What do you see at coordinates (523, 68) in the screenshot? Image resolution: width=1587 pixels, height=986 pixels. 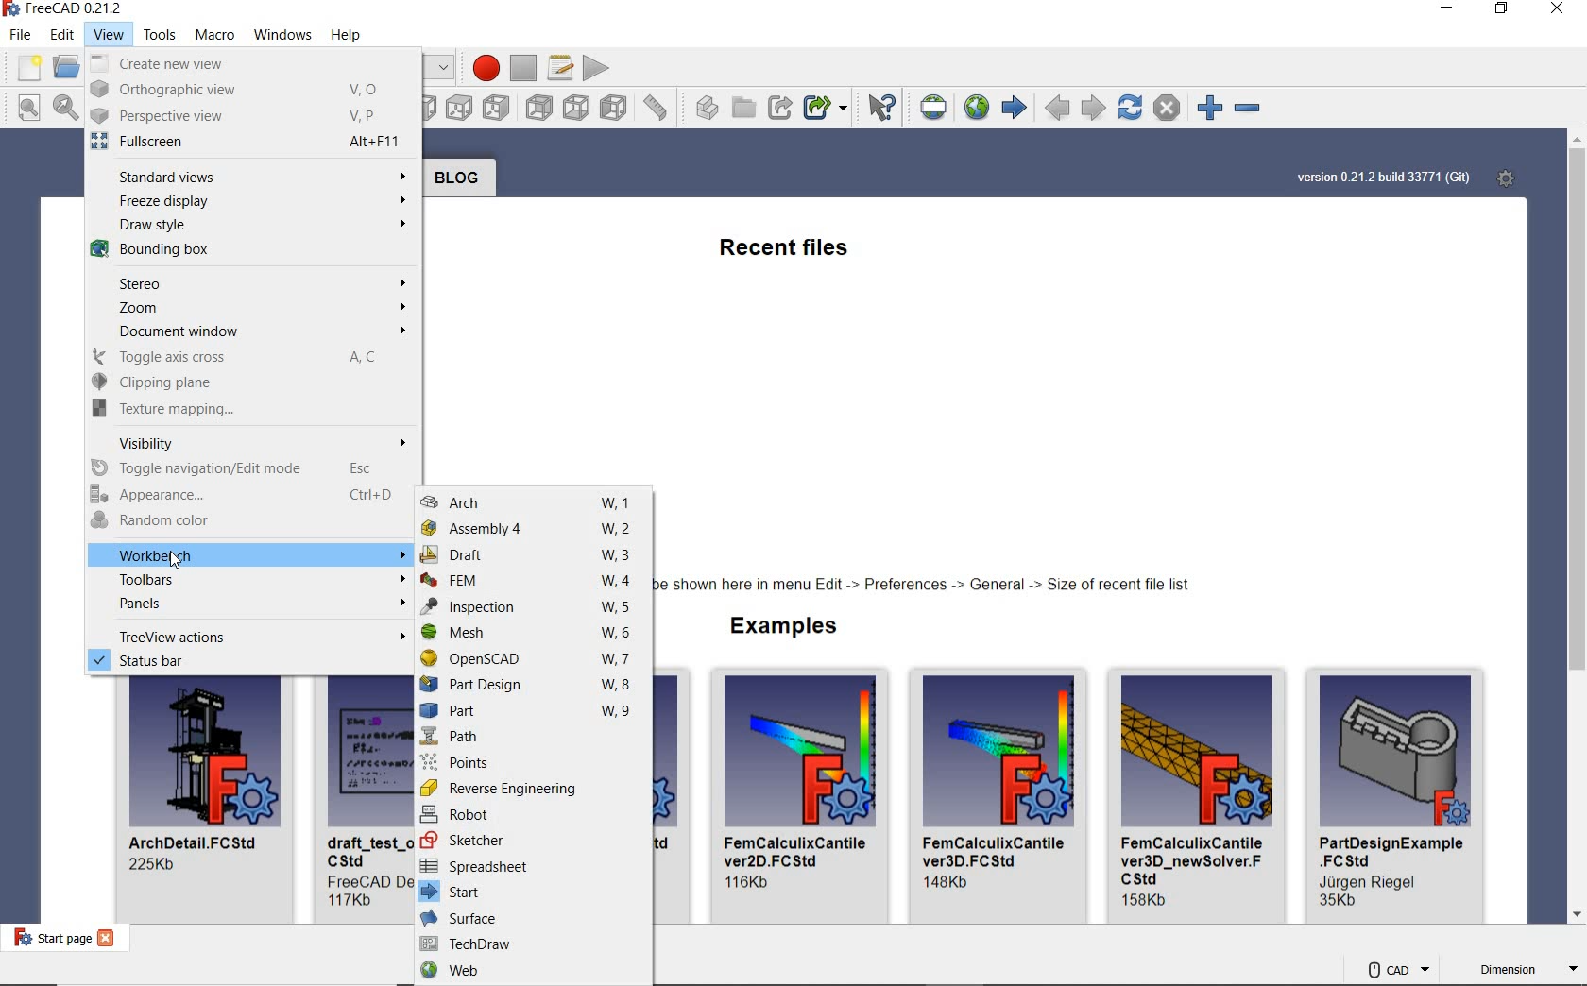 I see `stop macro recording` at bounding box center [523, 68].